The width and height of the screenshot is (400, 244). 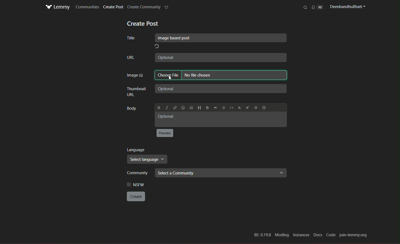 I want to click on Image, so click(x=135, y=76).